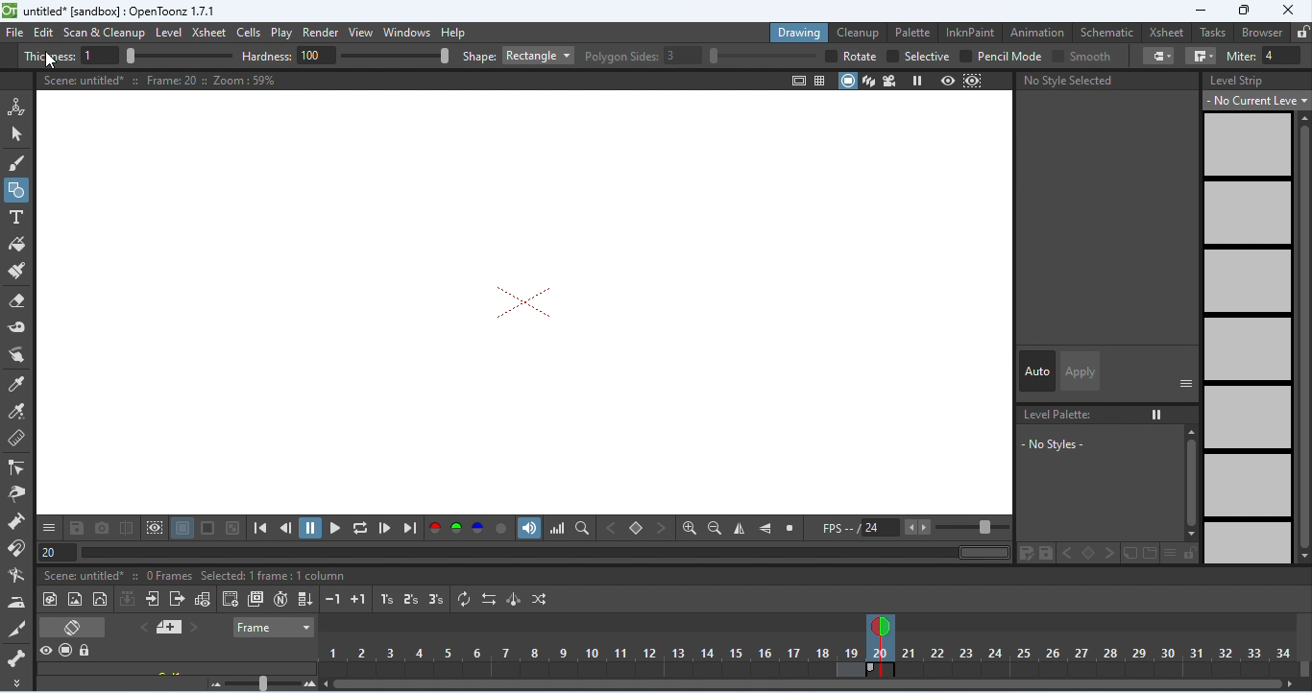 The height and width of the screenshot is (693, 1312). I want to click on sound track, so click(528, 528).